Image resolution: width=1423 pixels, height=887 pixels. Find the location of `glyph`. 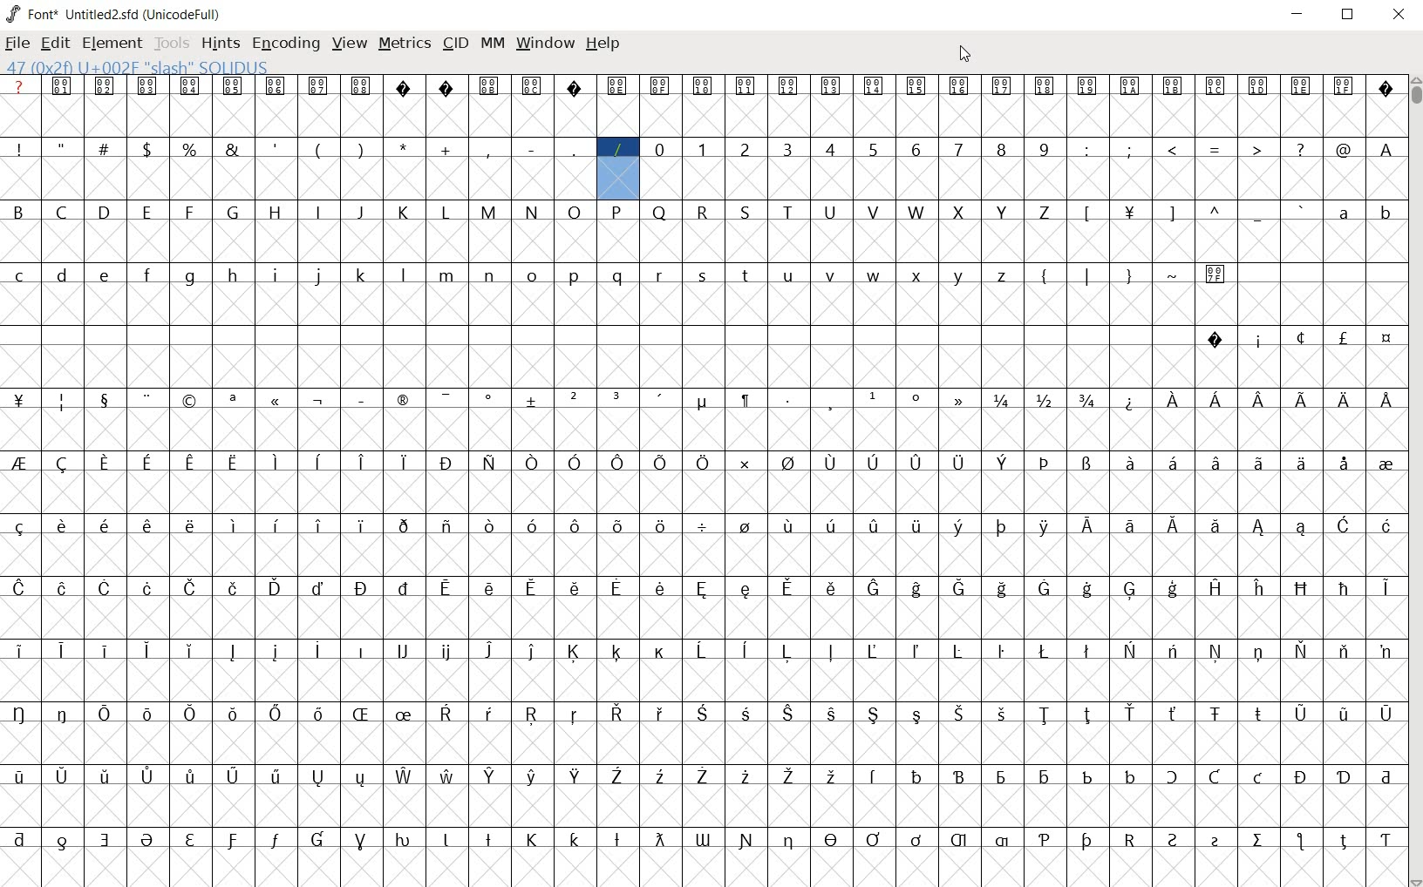

glyph is located at coordinates (829, 148).